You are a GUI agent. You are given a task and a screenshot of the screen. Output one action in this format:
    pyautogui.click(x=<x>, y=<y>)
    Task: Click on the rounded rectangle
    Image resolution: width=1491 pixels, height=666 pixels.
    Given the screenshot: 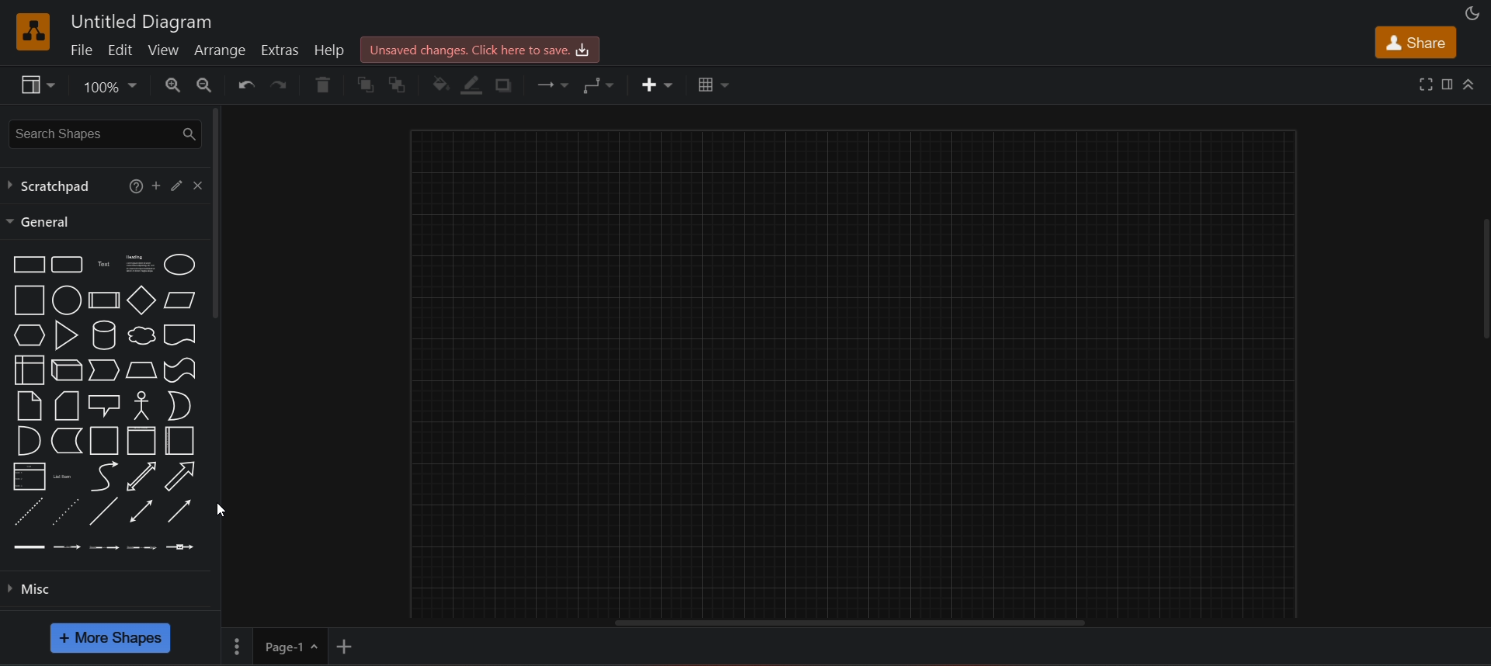 What is the action you would take?
    pyautogui.click(x=67, y=263)
    